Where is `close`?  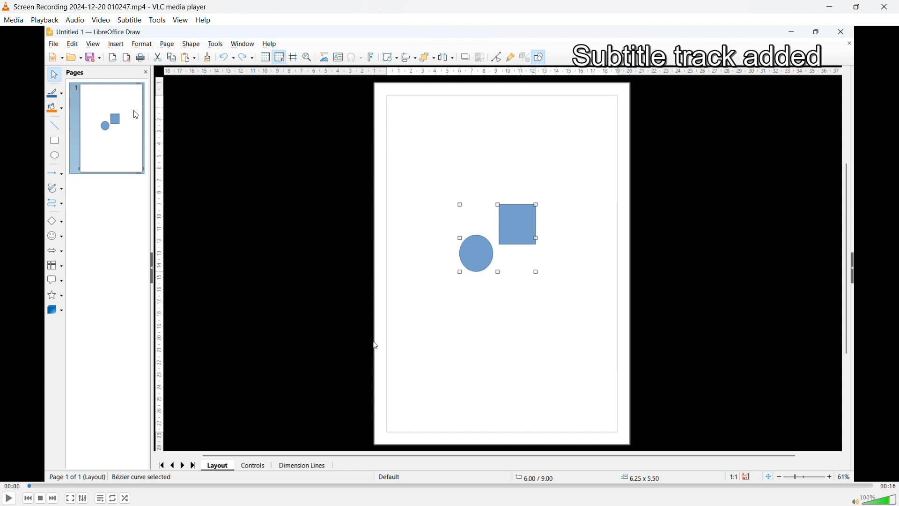 close is located at coordinates (140, 73).